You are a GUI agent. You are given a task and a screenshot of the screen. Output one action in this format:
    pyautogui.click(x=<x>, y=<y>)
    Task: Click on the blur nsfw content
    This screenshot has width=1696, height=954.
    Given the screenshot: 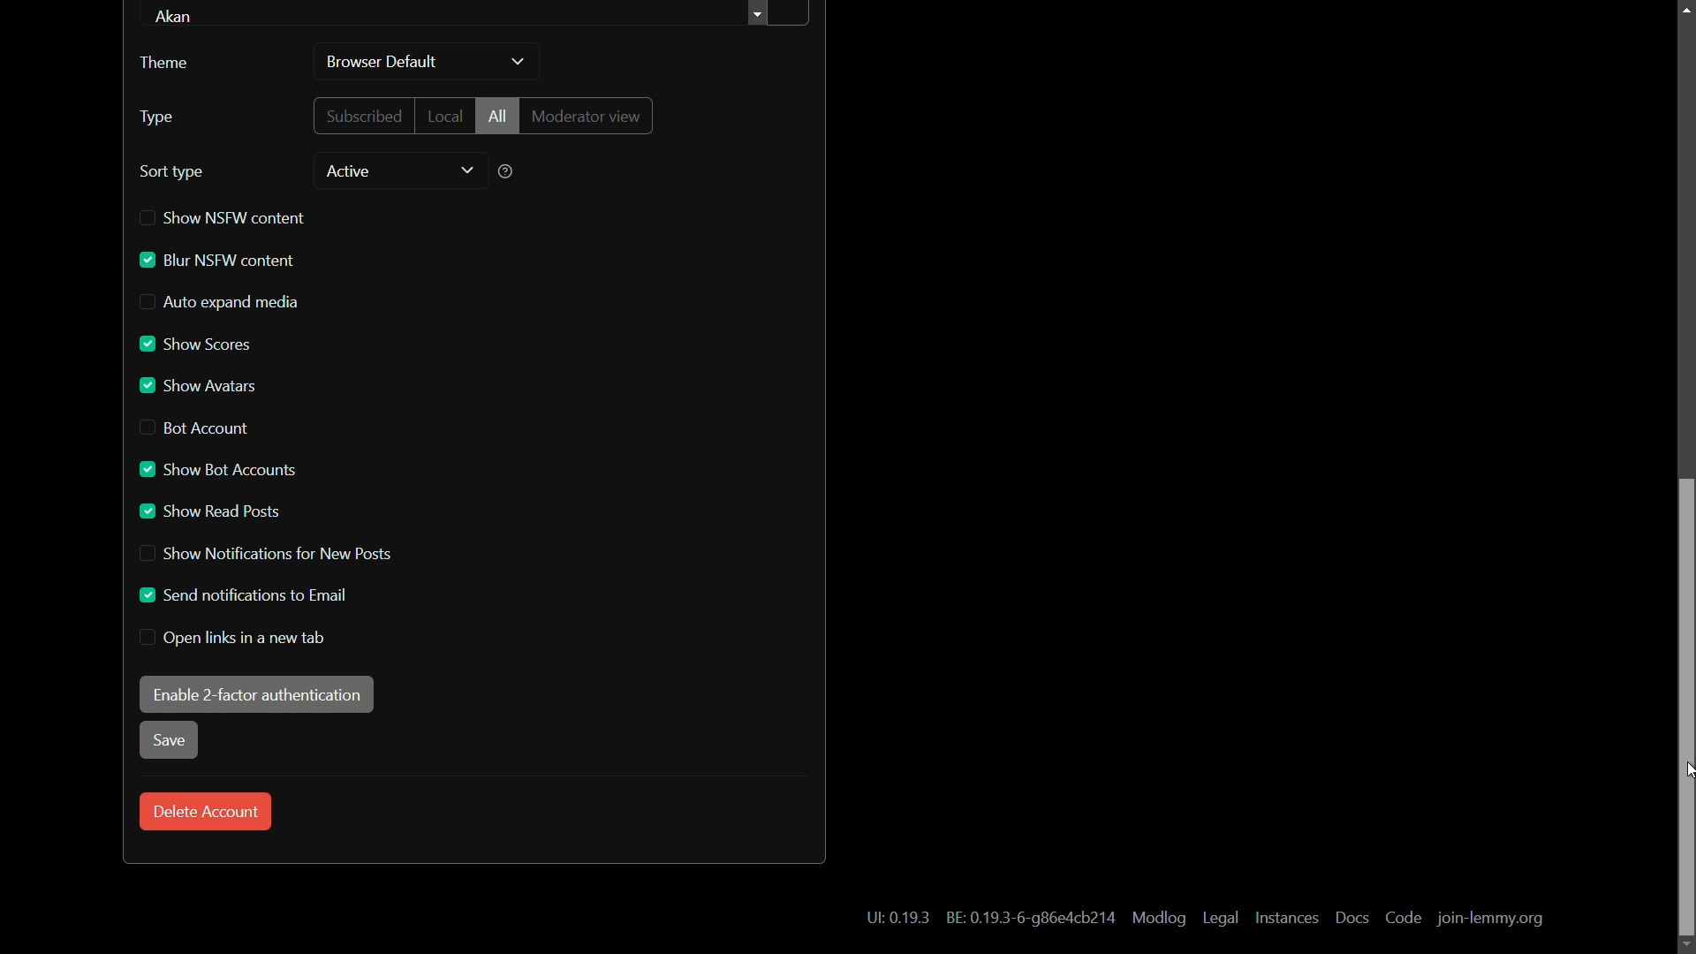 What is the action you would take?
    pyautogui.click(x=216, y=261)
    